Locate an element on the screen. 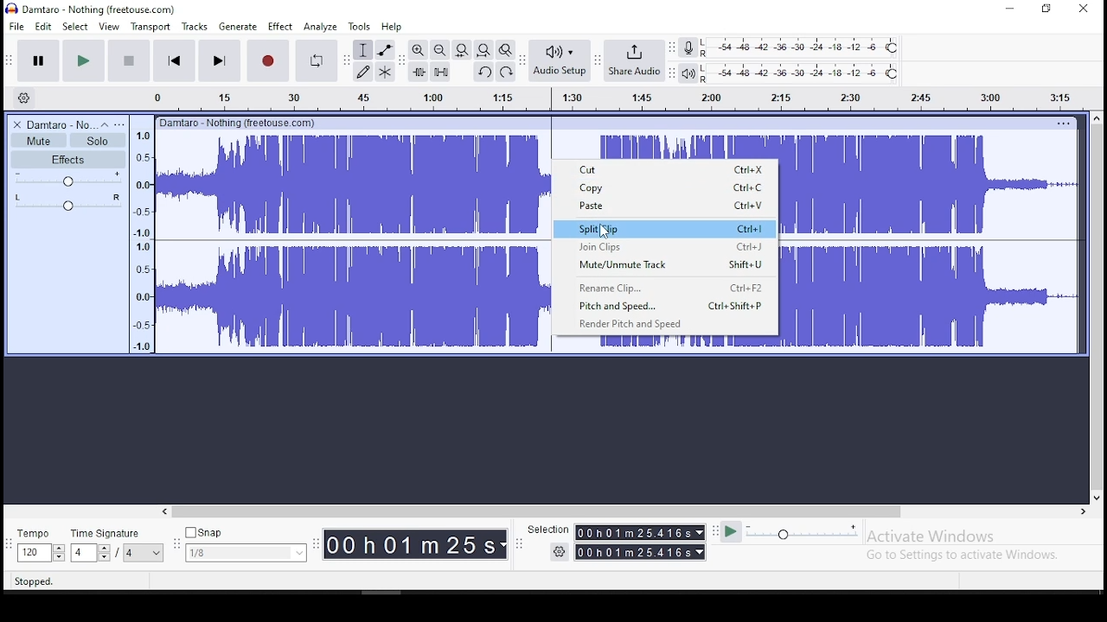 The width and height of the screenshot is (1107, 622). envelope tool is located at coordinates (385, 49).